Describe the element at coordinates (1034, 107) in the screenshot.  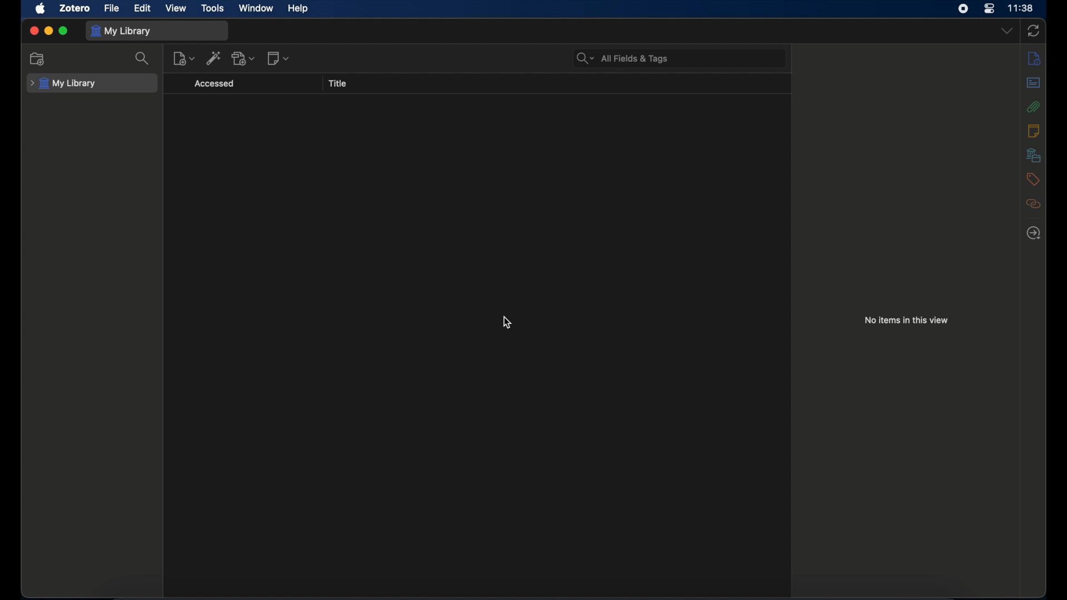
I see `attachments` at that location.